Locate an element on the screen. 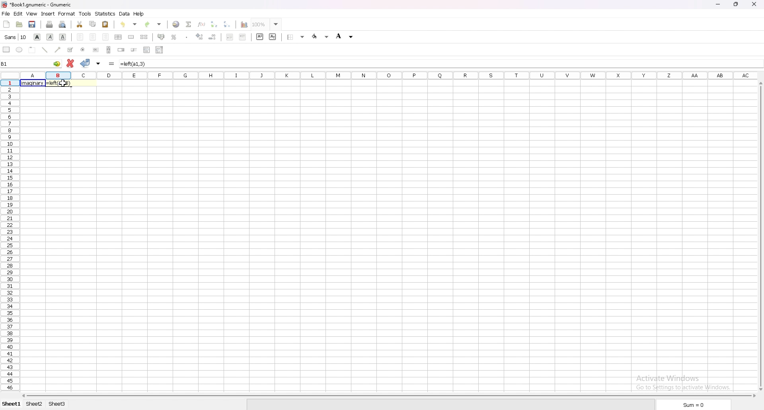 The height and width of the screenshot is (410, 764). percentage is located at coordinates (174, 37).